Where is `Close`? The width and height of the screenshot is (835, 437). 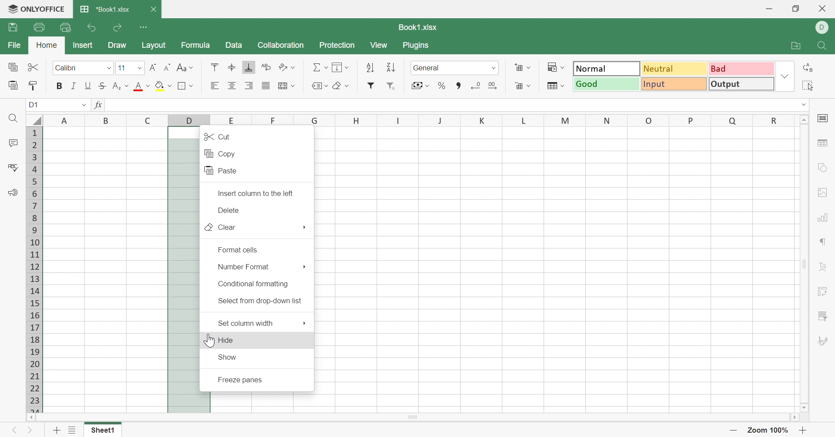
Close is located at coordinates (823, 10).